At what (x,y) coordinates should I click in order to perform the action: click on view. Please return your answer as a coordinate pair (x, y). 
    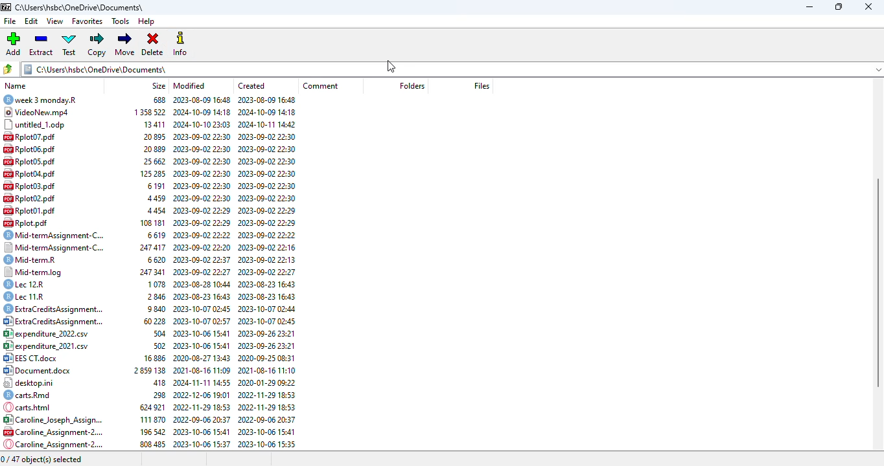
    Looking at the image, I should click on (56, 21).